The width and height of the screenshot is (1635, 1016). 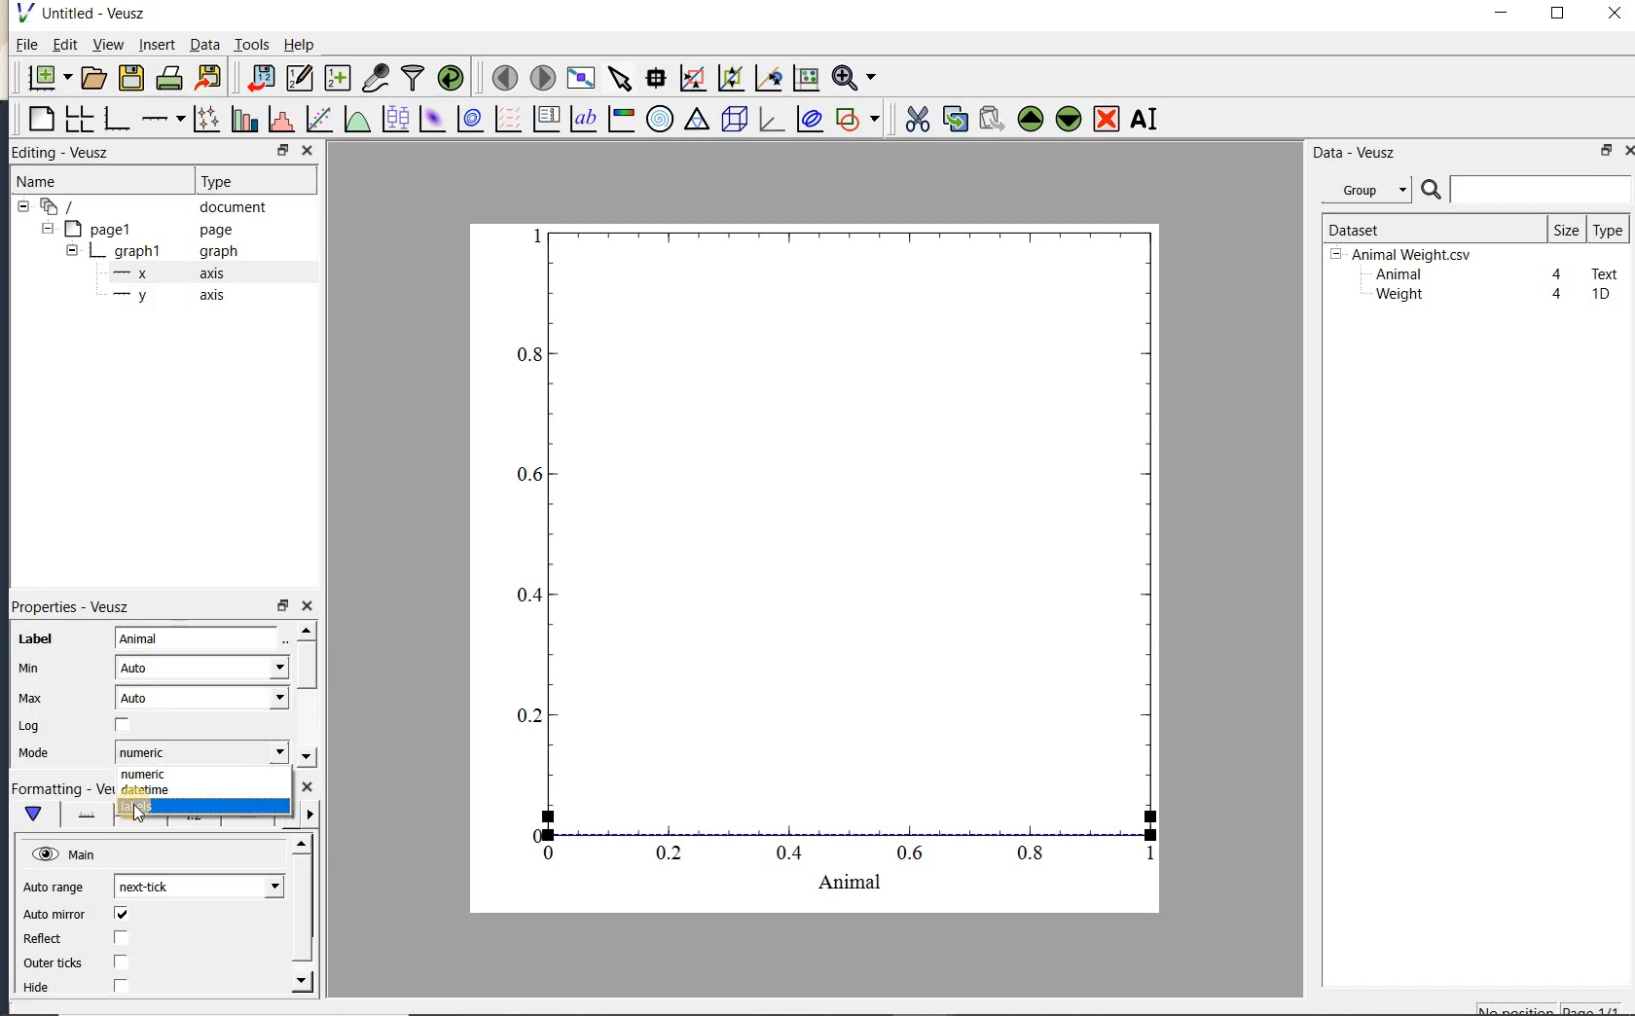 What do you see at coordinates (279, 147) in the screenshot?
I see `RESTORE` at bounding box center [279, 147].